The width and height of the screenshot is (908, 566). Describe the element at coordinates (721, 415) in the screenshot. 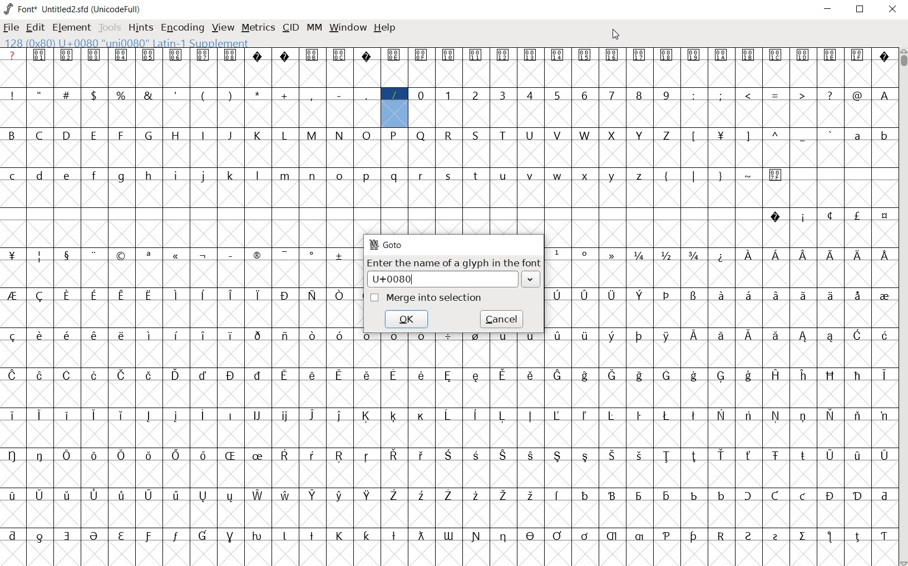

I see `glyph` at that location.